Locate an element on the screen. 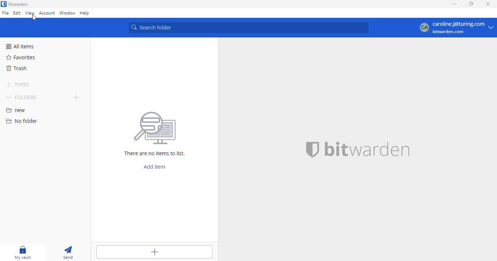 The height and width of the screenshot is (261, 497). add item is located at coordinates (154, 252).